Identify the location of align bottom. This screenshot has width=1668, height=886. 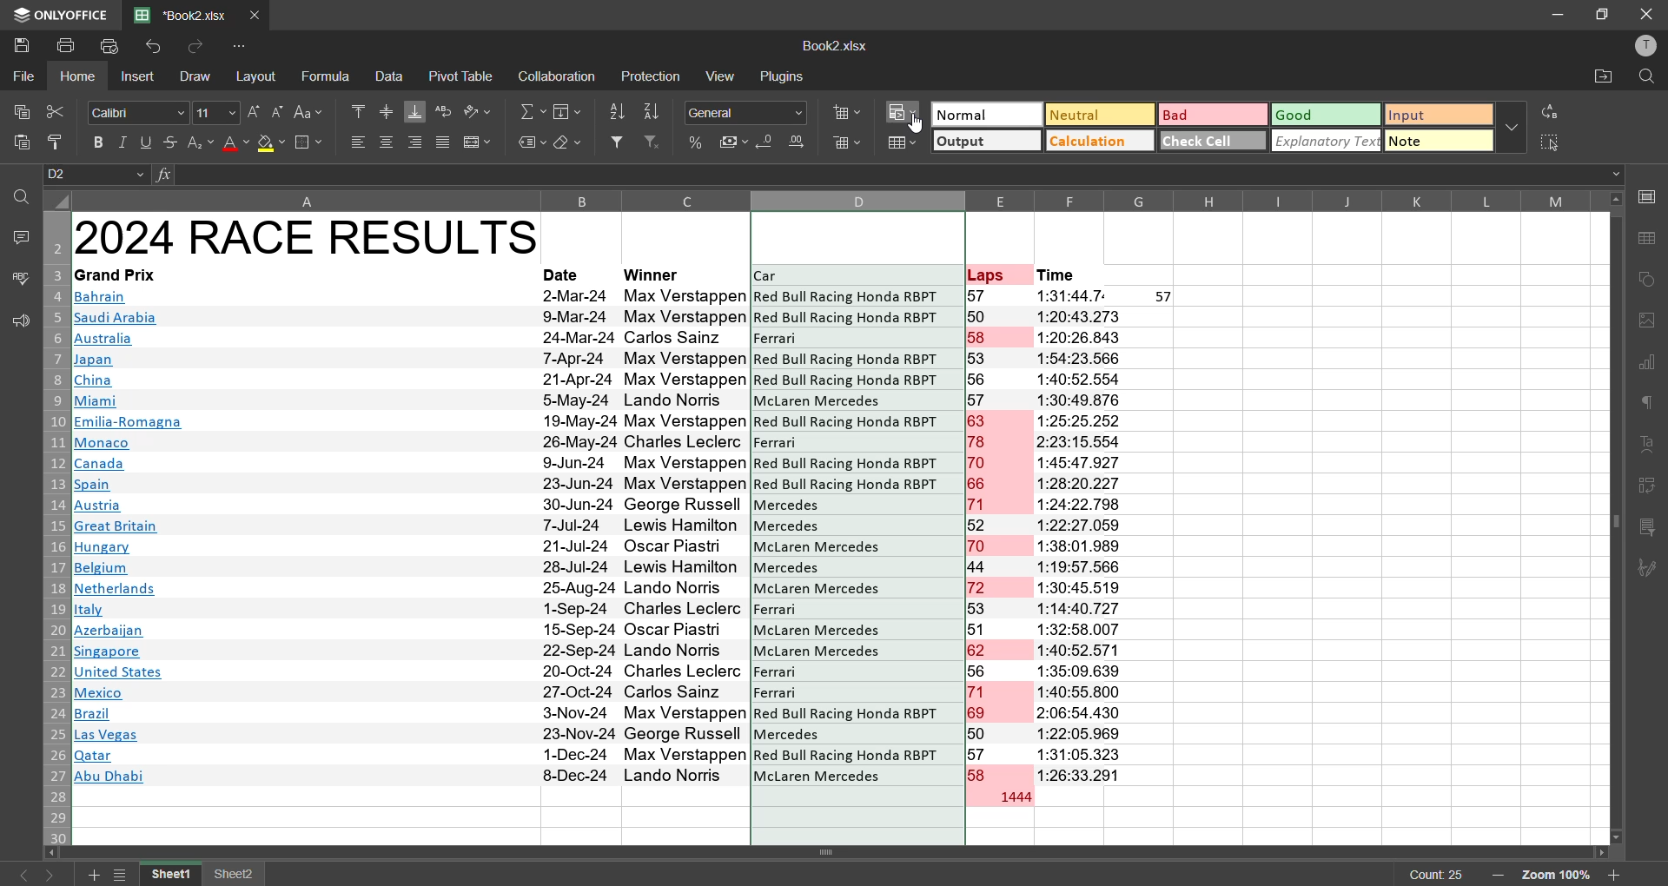
(416, 111).